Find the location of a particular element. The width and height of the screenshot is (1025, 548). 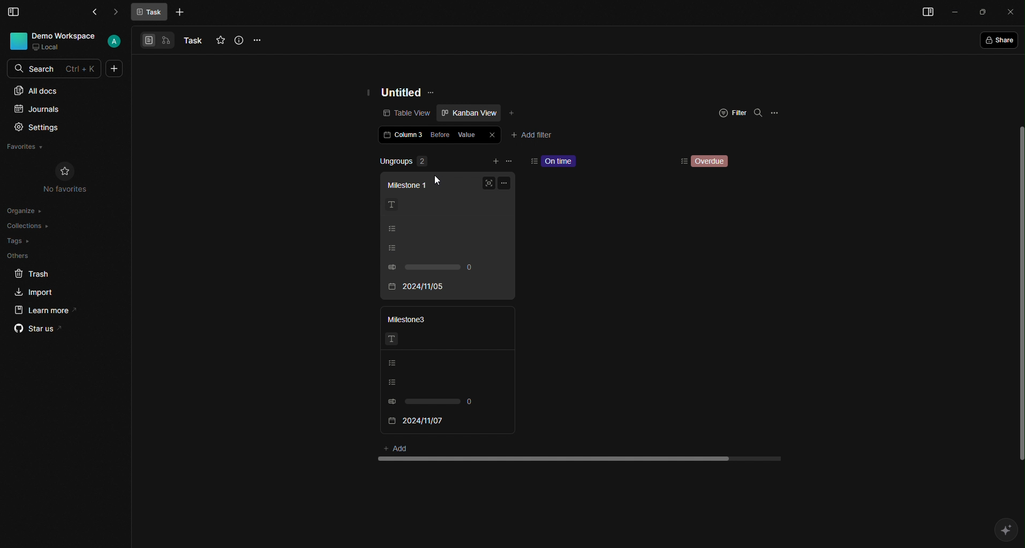

Organize is located at coordinates (28, 210).